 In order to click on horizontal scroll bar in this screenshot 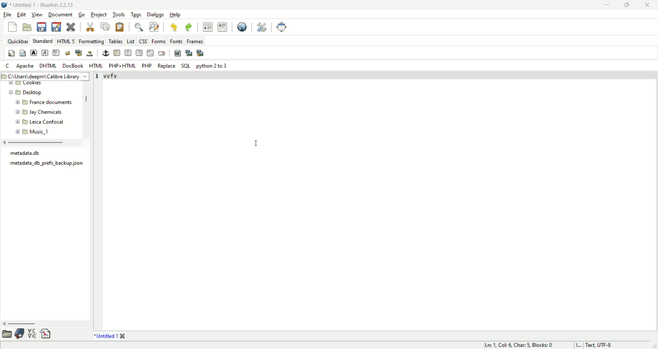, I will do `click(33, 143)`.